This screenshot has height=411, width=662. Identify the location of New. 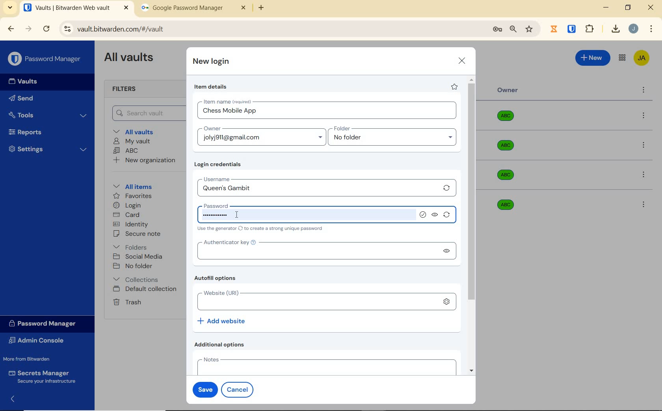
(593, 57).